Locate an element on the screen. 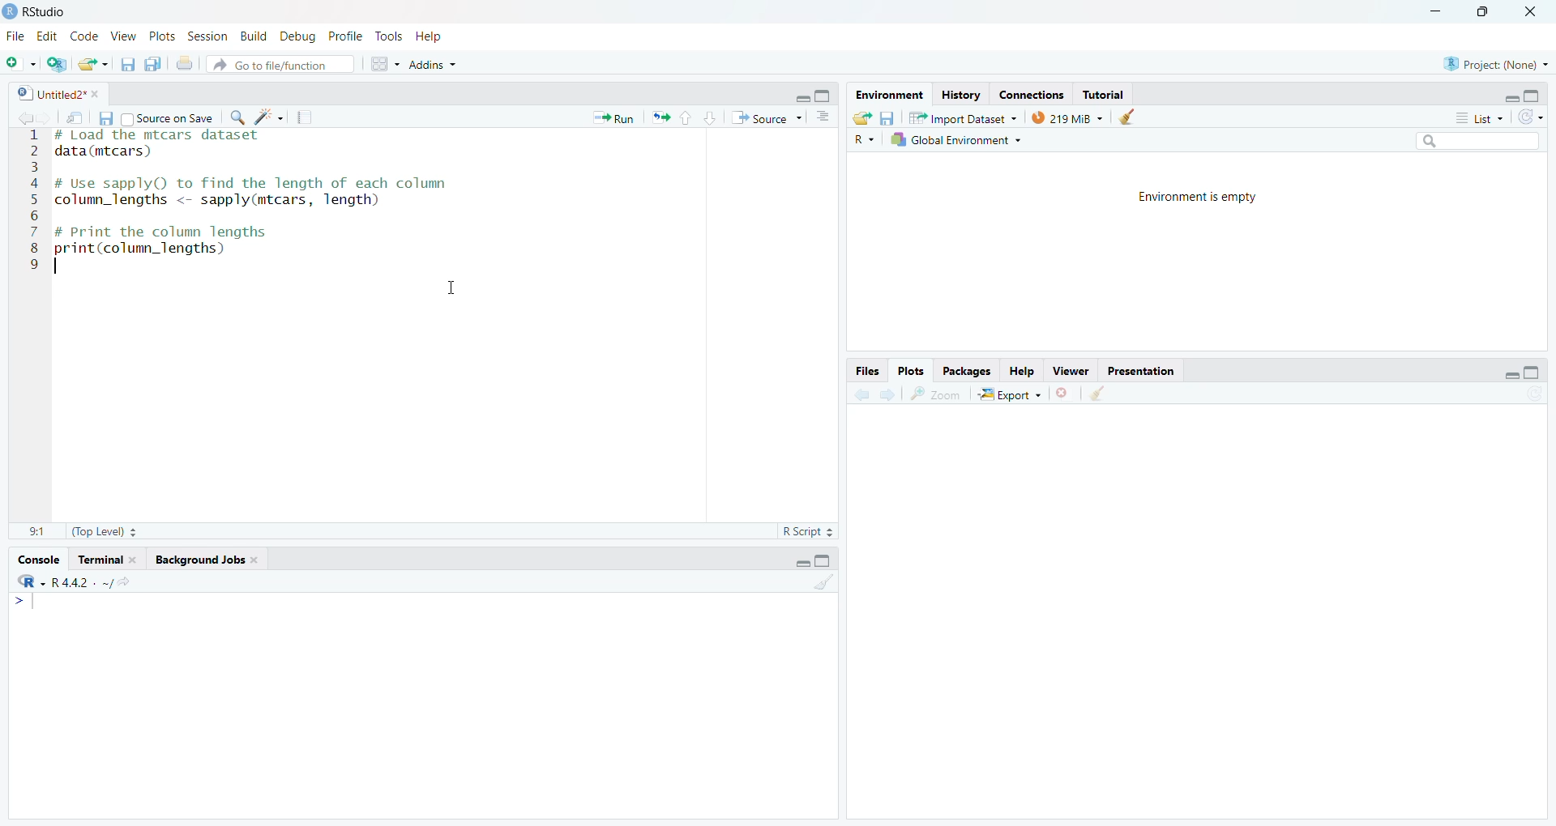  Code Editor is located at coordinates (441, 325).